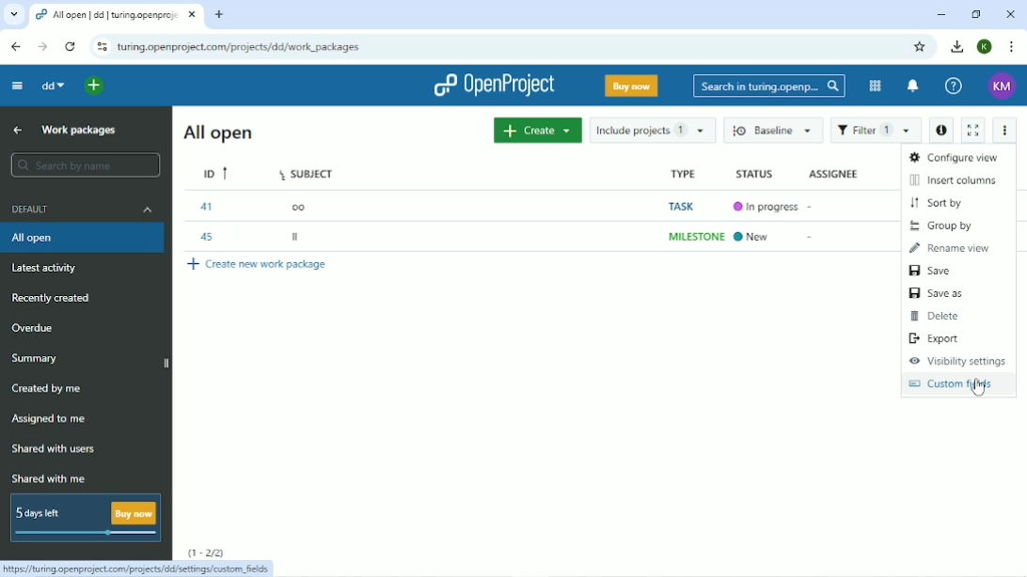  What do you see at coordinates (240, 47) in the screenshot?
I see `Site` at bounding box center [240, 47].